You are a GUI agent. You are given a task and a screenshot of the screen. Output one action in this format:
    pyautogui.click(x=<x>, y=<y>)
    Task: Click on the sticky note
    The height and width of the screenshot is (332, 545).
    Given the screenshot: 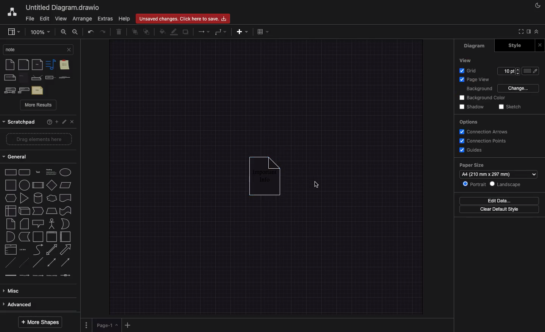 What is the action you would take?
    pyautogui.click(x=64, y=66)
    